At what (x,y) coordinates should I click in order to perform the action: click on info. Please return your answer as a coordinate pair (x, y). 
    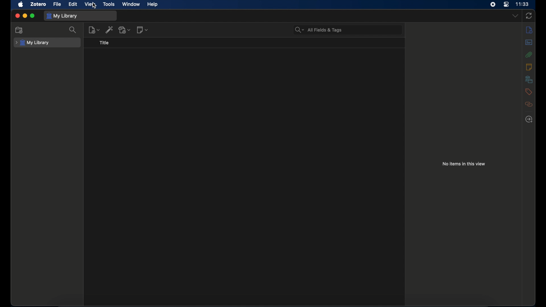
    Looking at the image, I should click on (529, 30).